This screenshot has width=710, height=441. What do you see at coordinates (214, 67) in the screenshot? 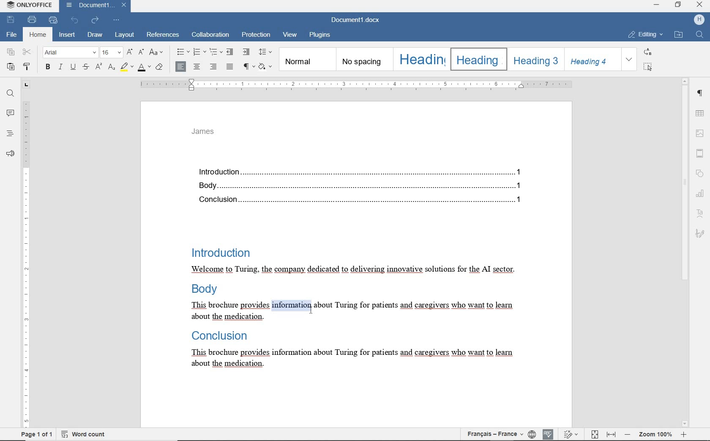
I see `ALIGN RIGHT` at bounding box center [214, 67].